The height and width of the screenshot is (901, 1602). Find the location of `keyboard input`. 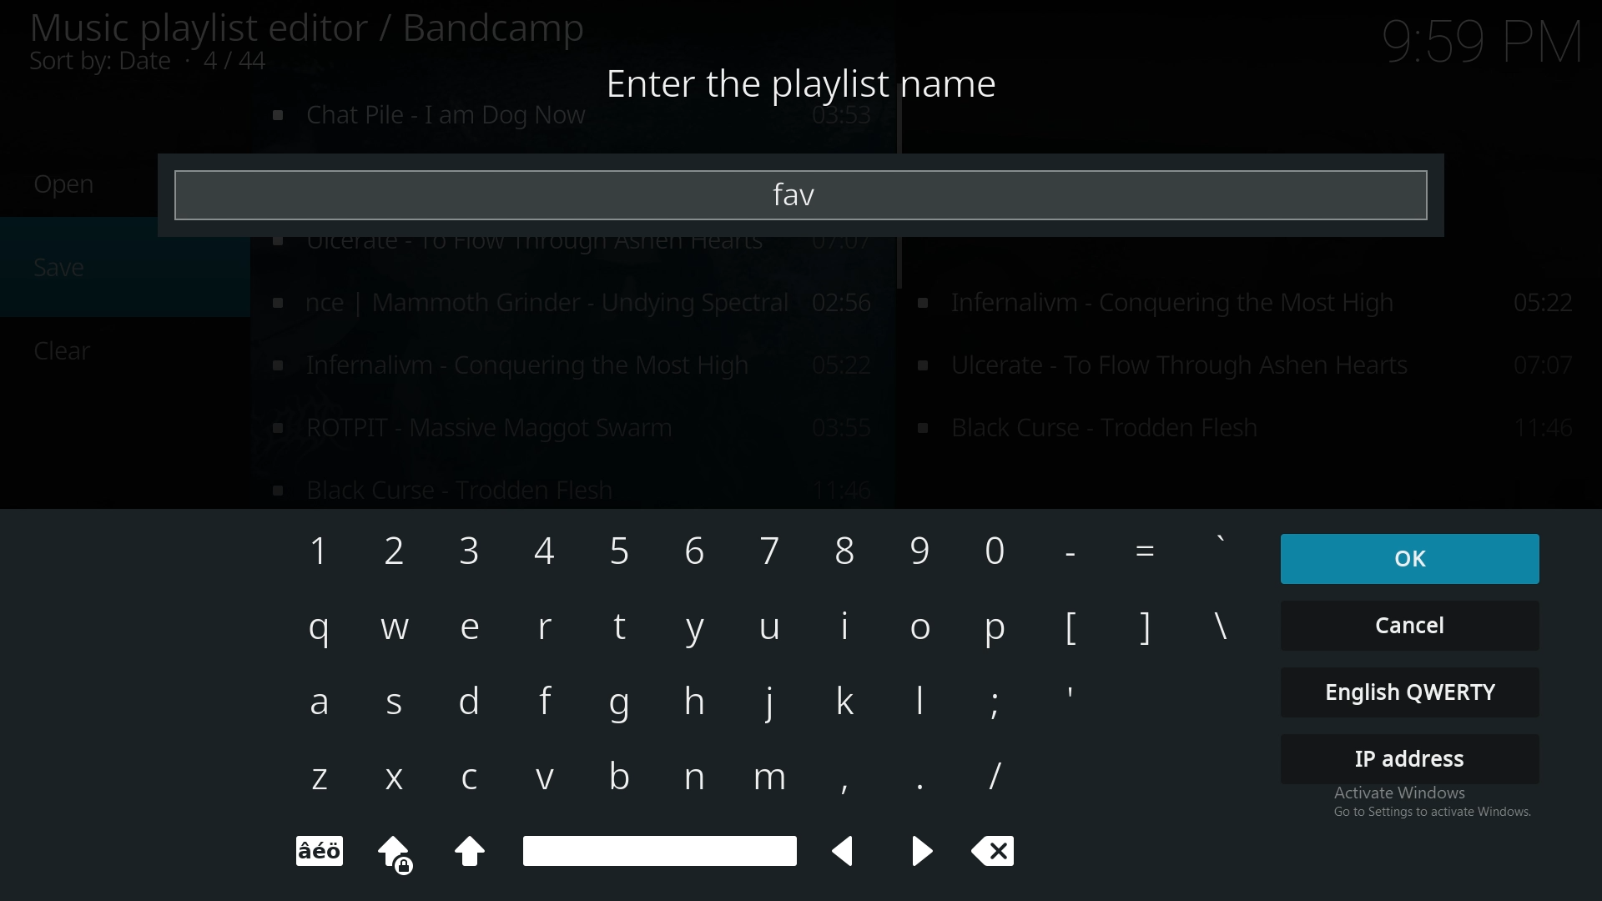

keyboard input is located at coordinates (699, 633).